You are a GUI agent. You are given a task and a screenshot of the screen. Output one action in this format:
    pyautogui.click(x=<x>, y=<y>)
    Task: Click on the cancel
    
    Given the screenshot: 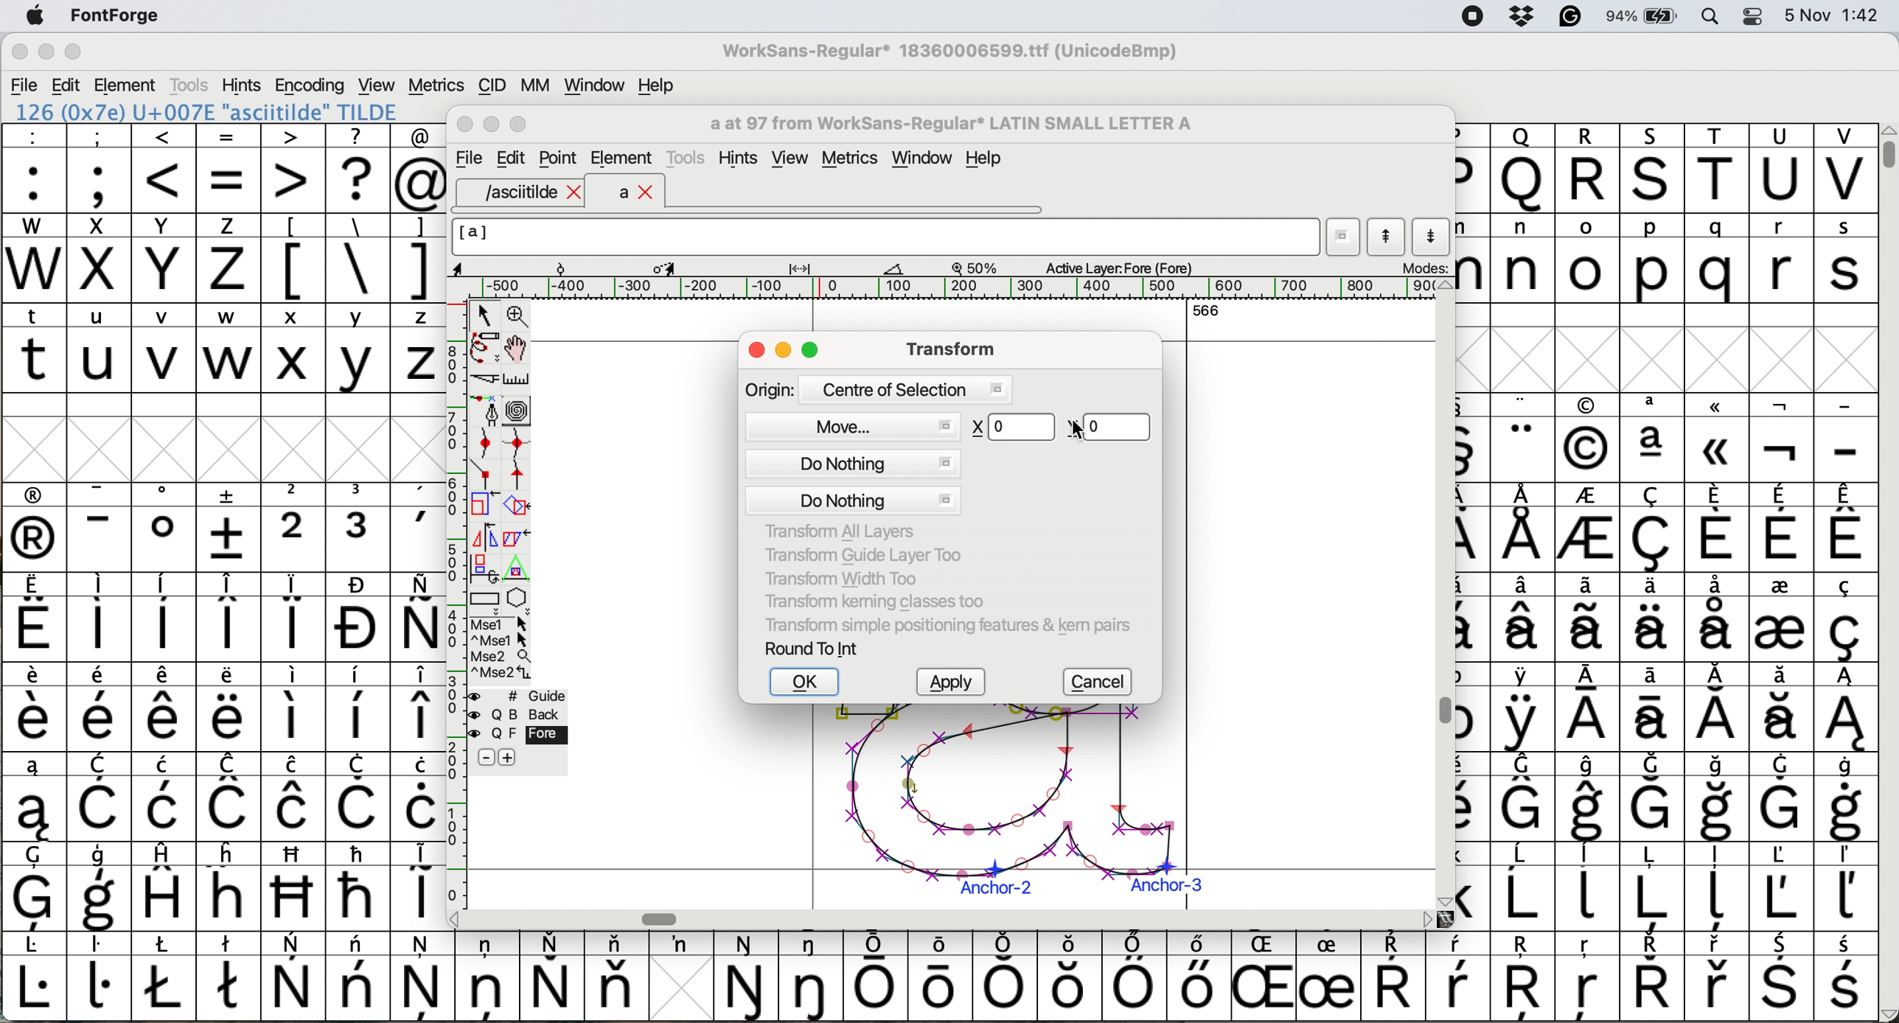 What is the action you would take?
    pyautogui.click(x=1102, y=682)
    